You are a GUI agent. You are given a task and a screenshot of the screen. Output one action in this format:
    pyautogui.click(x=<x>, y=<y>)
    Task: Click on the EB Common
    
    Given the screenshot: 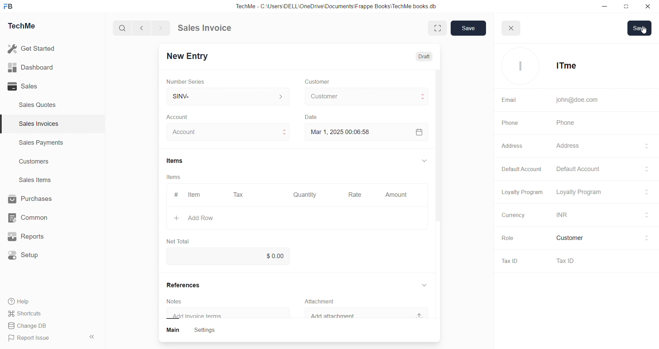 What is the action you would take?
    pyautogui.click(x=35, y=217)
    